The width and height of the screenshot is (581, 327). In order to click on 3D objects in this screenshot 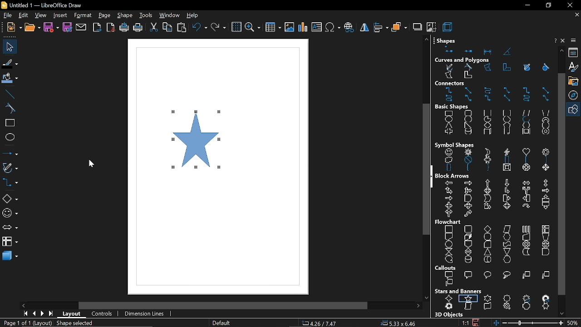, I will do `click(450, 314)`.